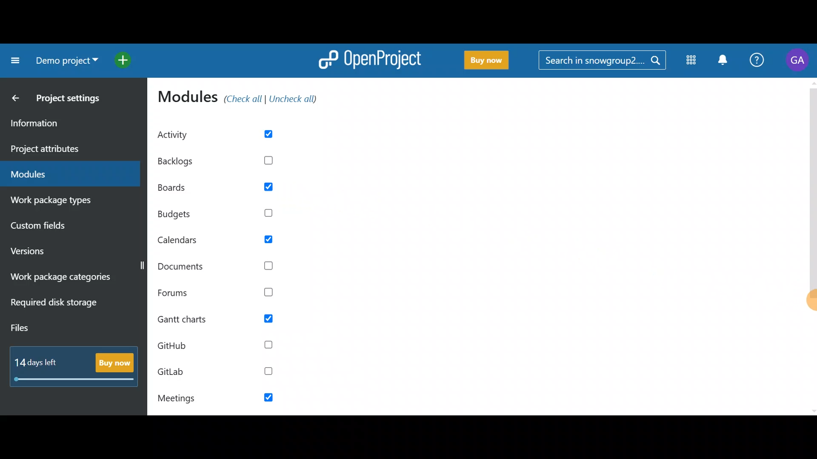 This screenshot has width=817, height=459. What do you see at coordinates (214, 349) in the screenshot?
I see `Github` at bounding box center [214, 349].